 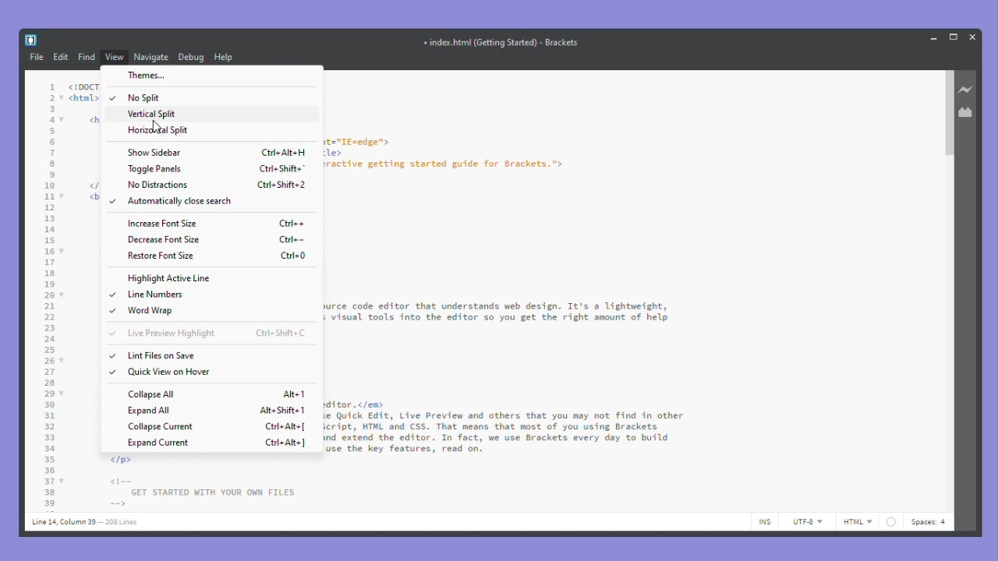 I want to click on 34, so click(x=49, y=448).